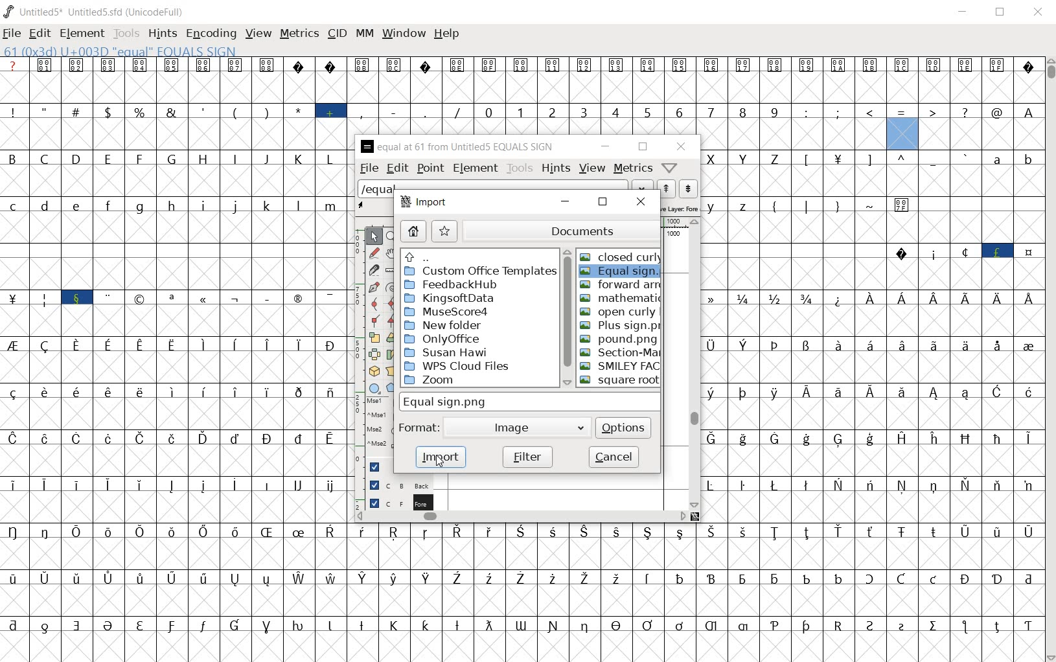 The width and height of the screenshot is (1056, 662). Describe the element at coordinates (161, 33) in the screenshot. I see `hints` at that location.